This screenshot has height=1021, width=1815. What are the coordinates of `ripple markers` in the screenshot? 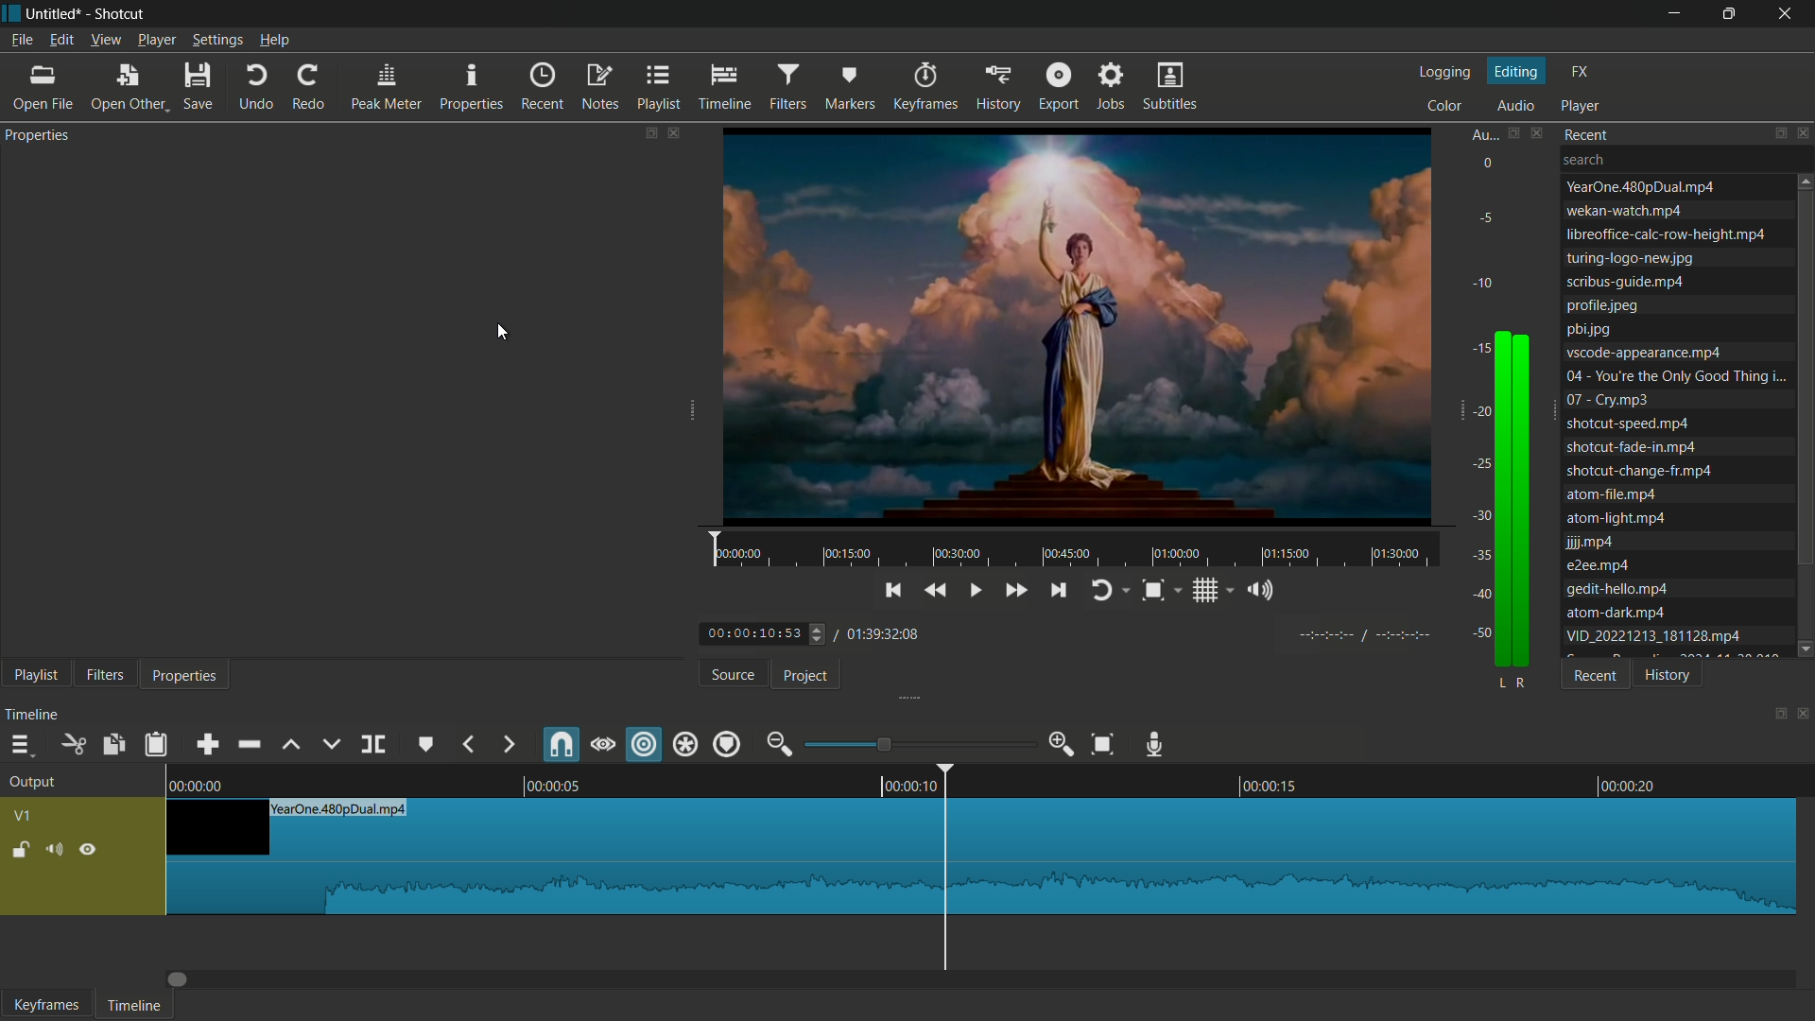 It's located at (728, 743).